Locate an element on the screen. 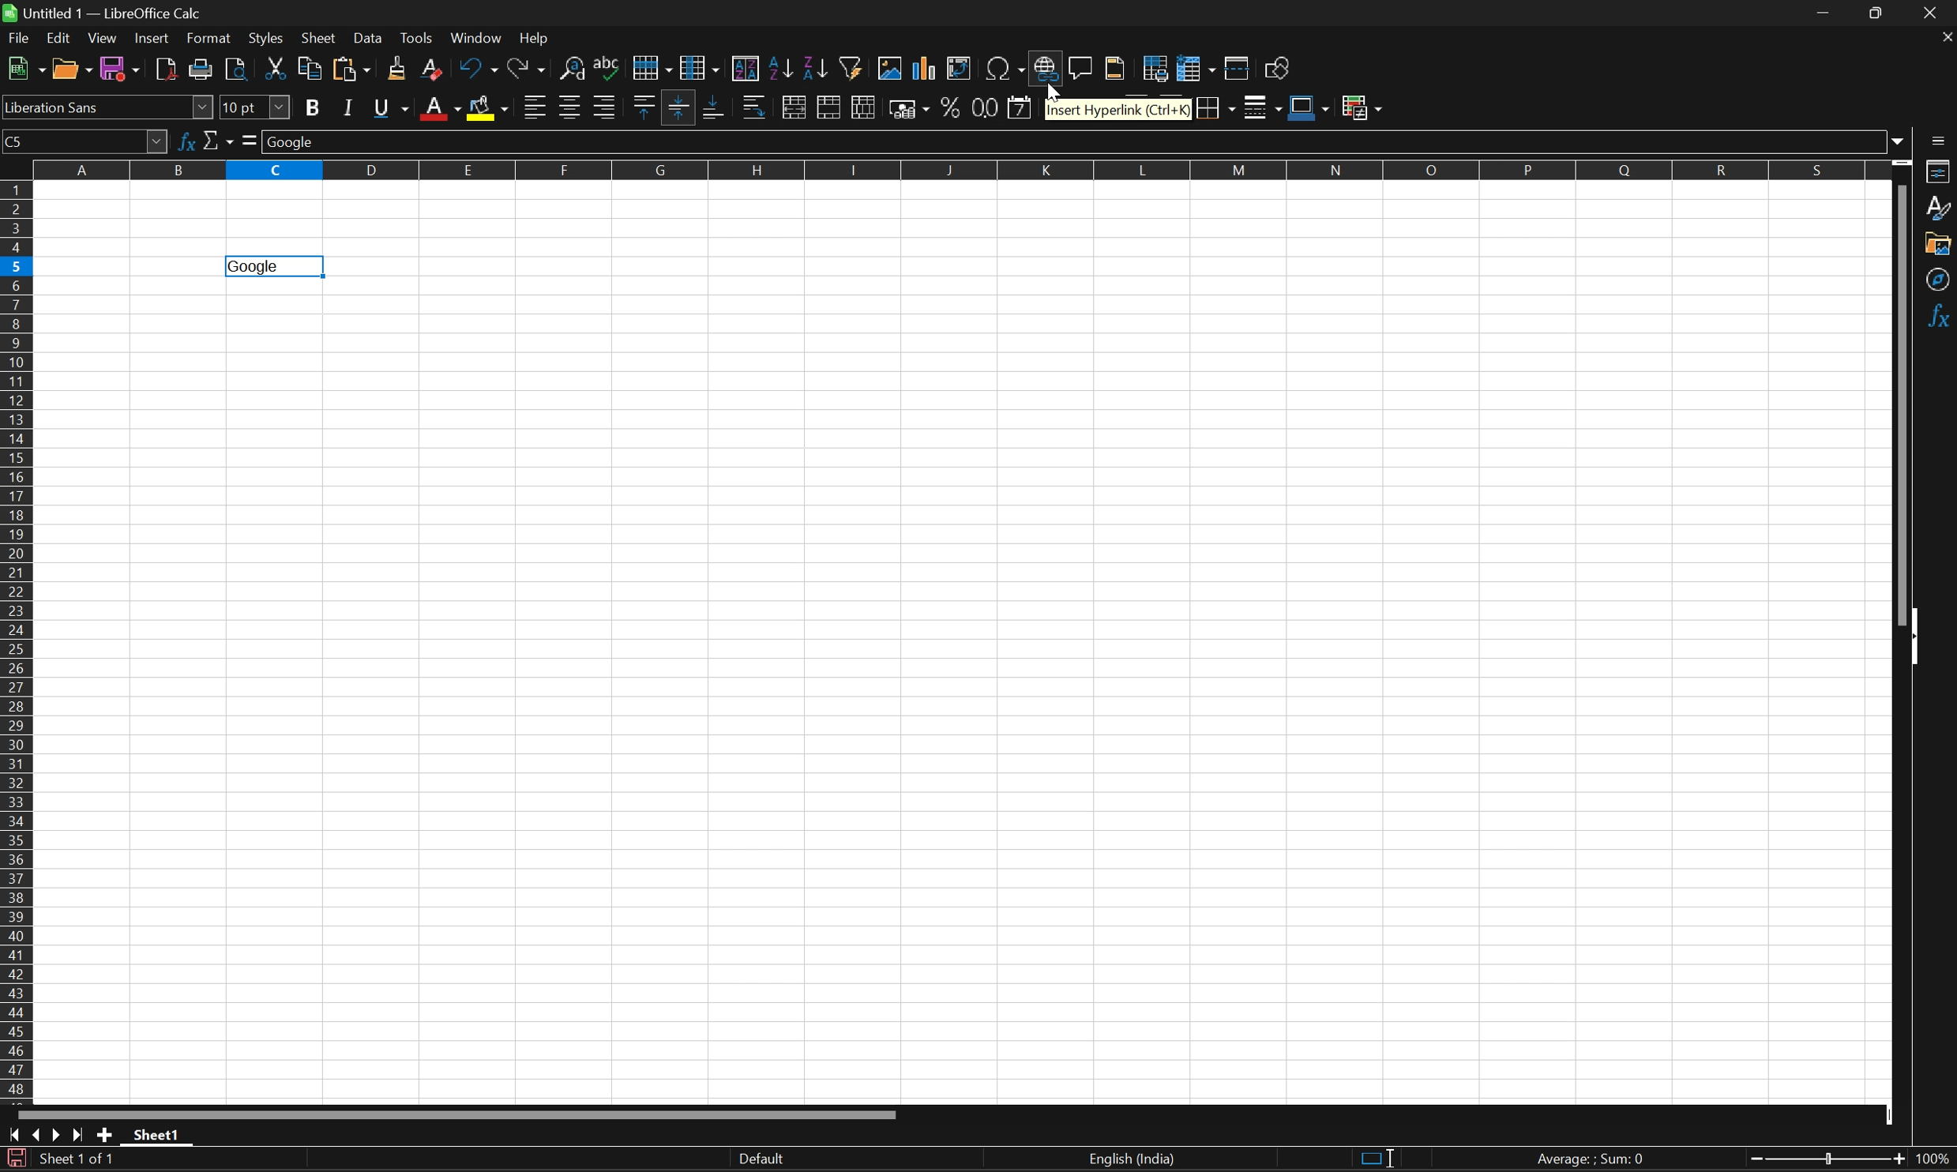 The image size is (1957, 1172). Insert is located at coordinates (154, 38).